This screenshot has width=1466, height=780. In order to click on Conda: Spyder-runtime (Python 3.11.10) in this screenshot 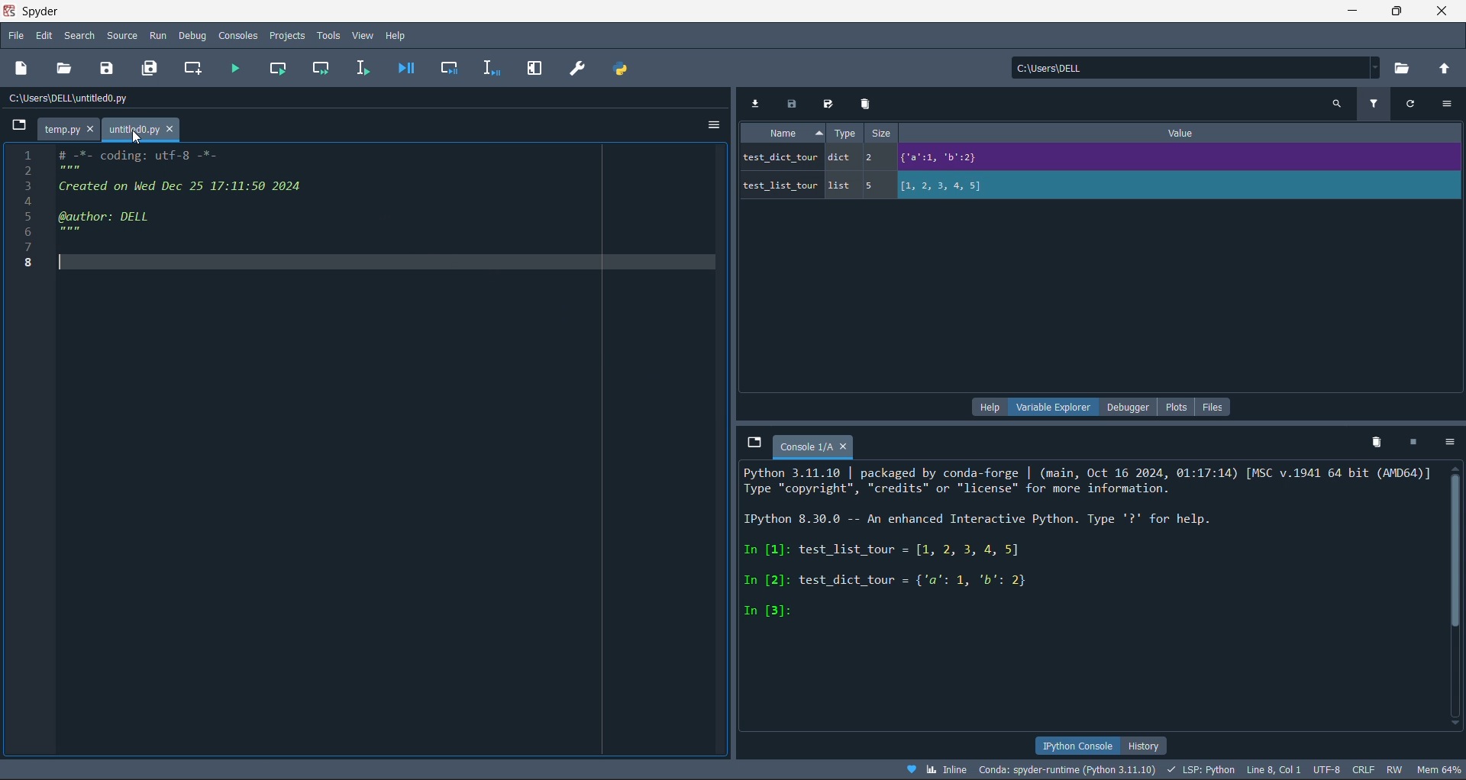, I will do `click(1069, 769)`.